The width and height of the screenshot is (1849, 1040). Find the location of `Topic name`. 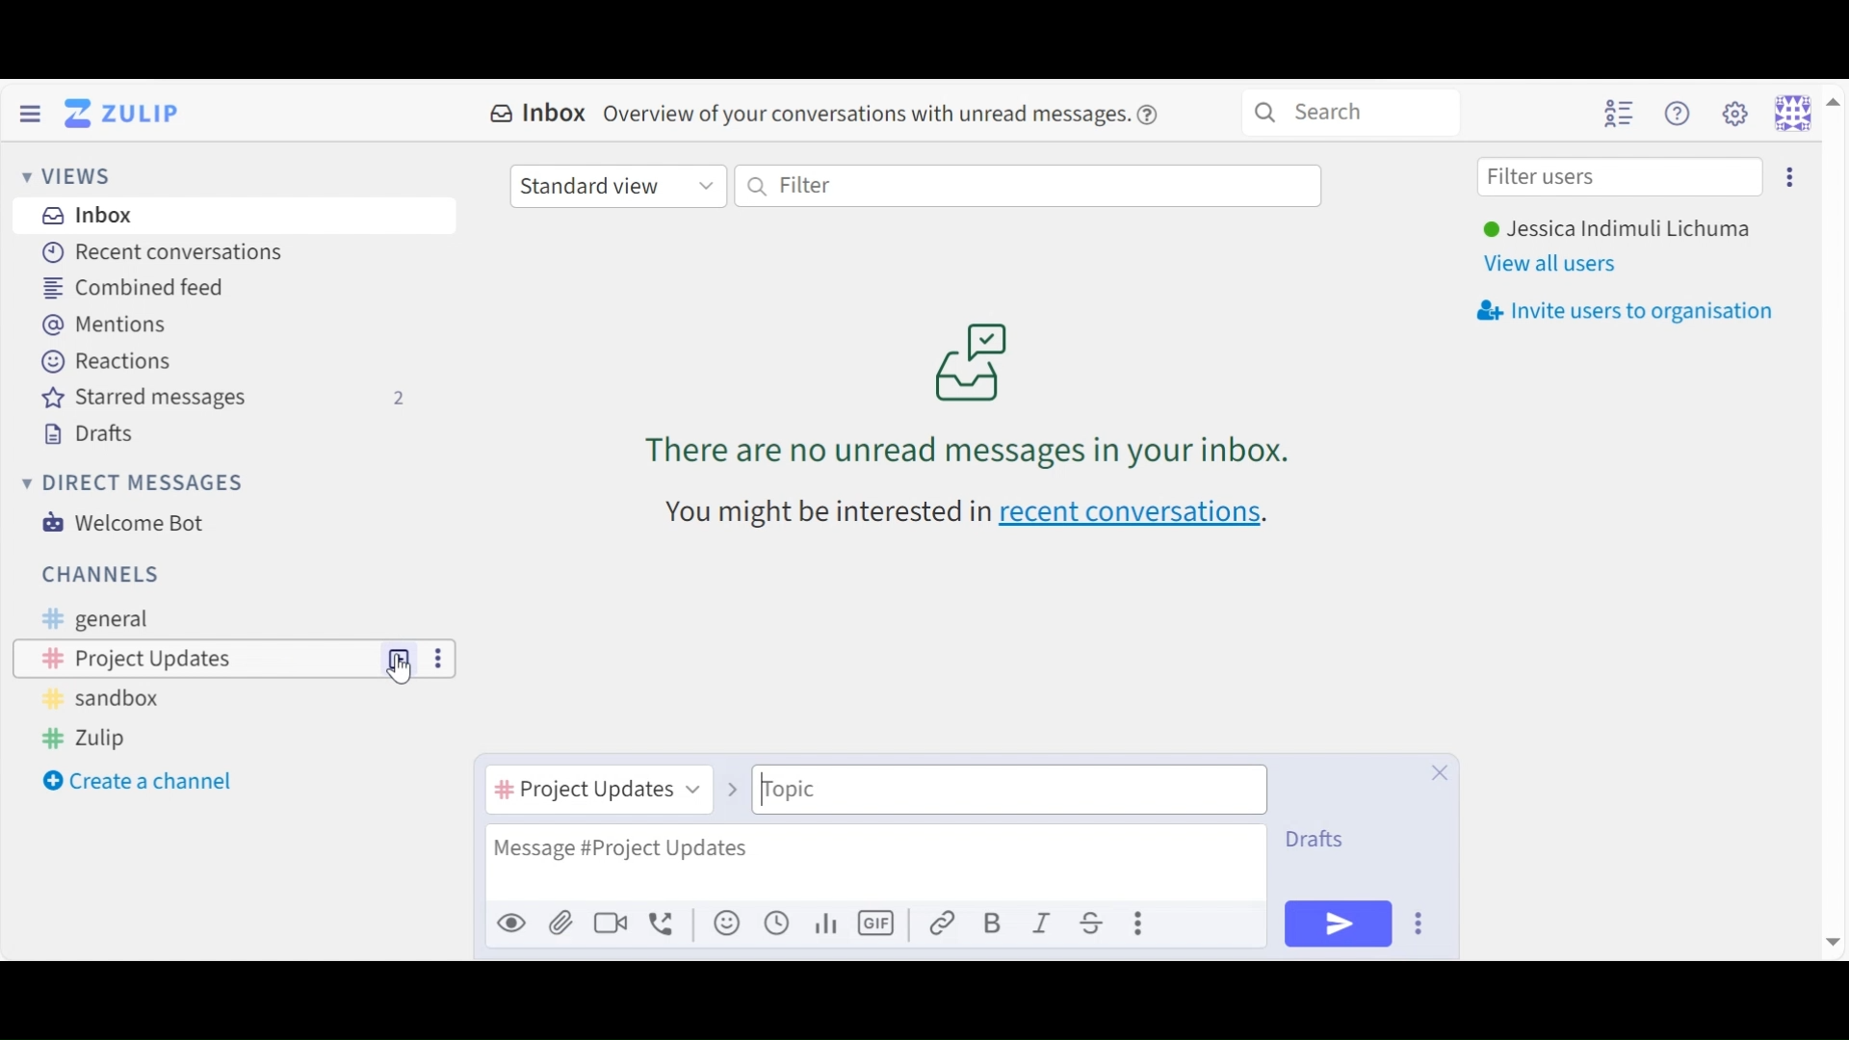

Topic name is located at coordinates (1009, 790).